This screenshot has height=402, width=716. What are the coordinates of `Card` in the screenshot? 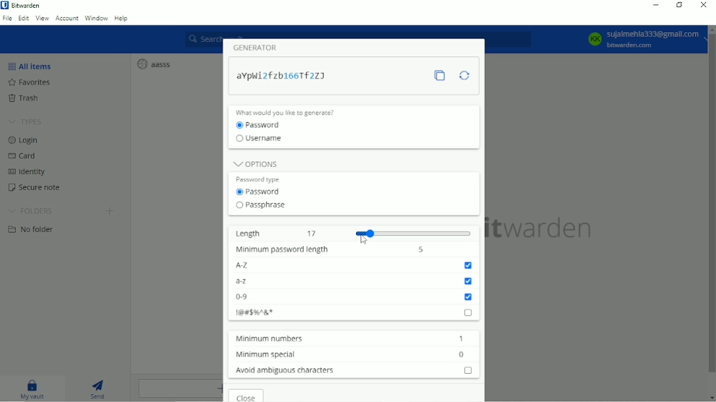 It's located at (23, 156).